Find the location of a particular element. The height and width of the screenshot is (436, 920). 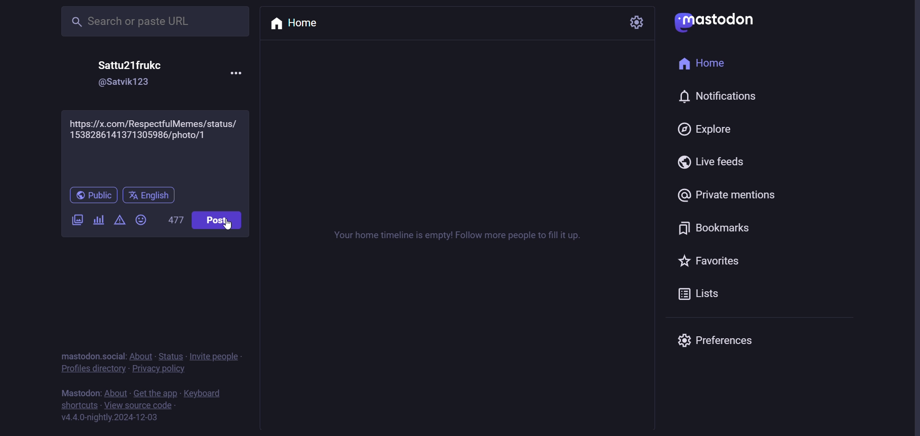

view source code is located at coordinates (139, 406).